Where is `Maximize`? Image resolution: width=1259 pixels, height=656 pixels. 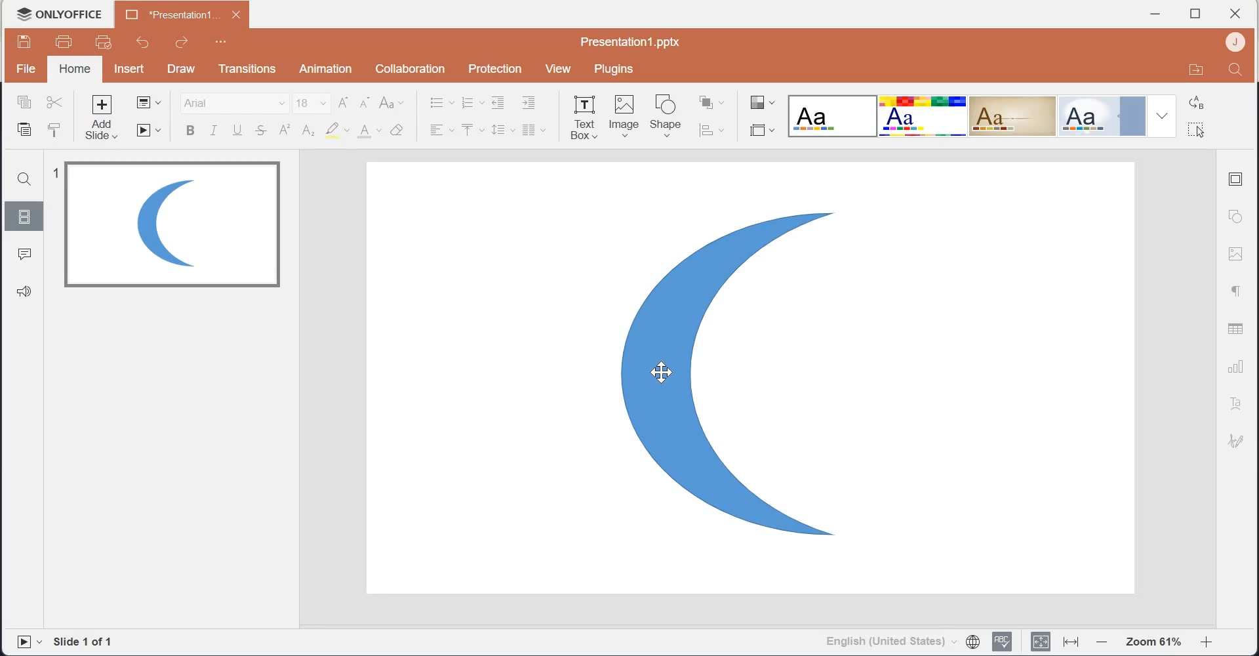
Maximize is located at coordinates (1196, 14).